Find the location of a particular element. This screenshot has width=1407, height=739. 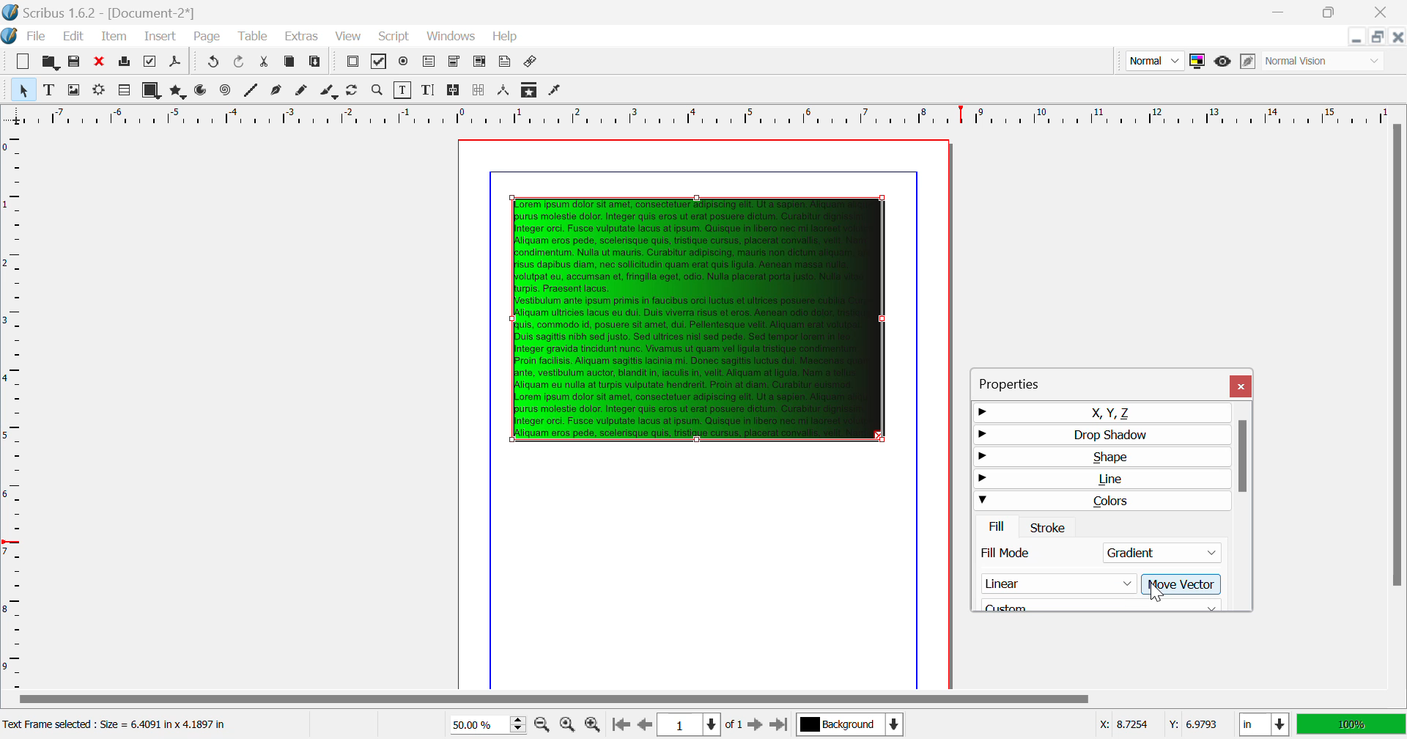

Image Frame is located at coordinates (73, 89).